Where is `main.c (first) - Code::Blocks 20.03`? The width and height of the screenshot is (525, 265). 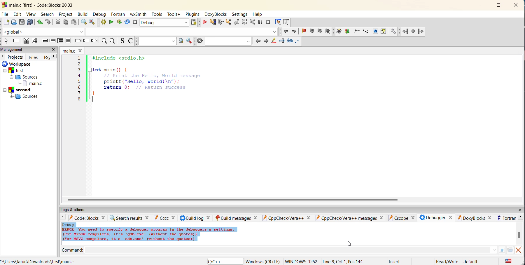 main.c (first) - Code::Blocks 20.03 is located at coordinates (39, 5).